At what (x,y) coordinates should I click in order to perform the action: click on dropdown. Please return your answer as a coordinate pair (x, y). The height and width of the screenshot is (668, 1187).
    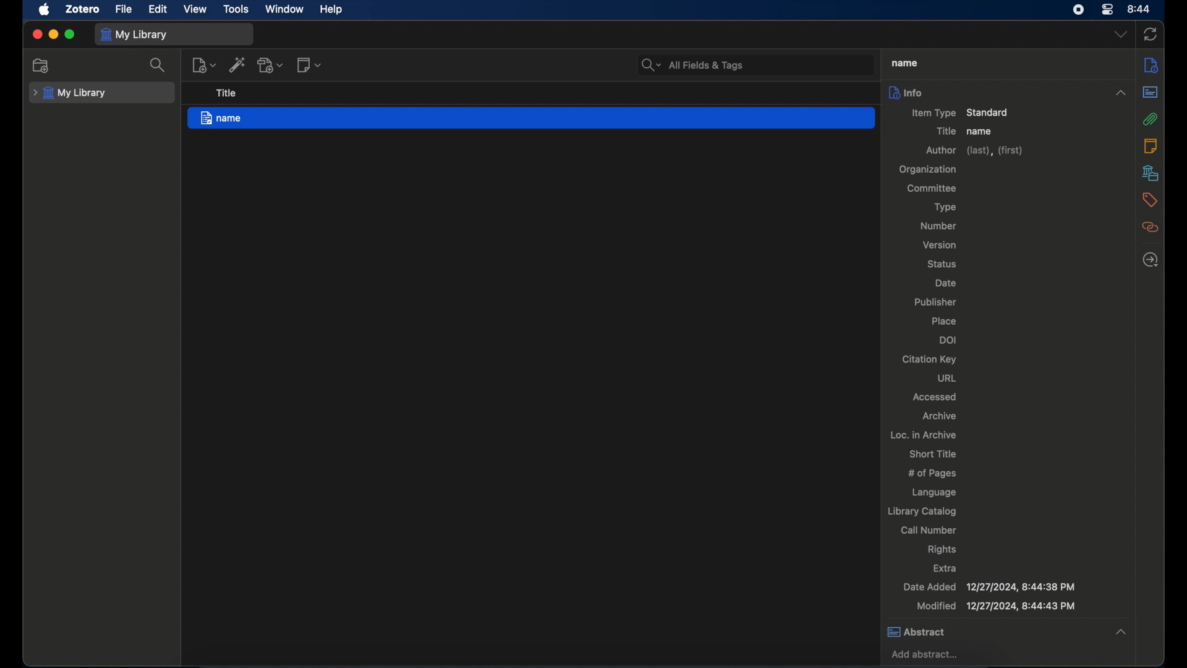
    Looking at the image, I should click on (1121, 35).